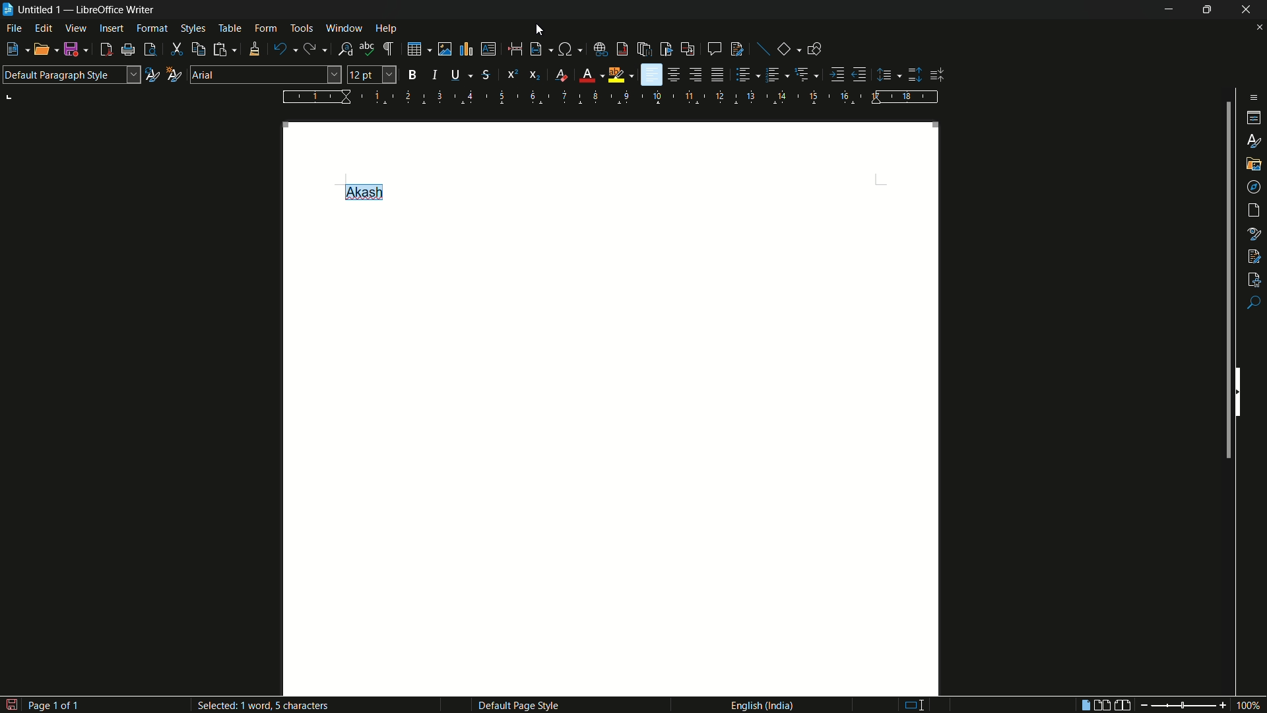 This screenshot has height=713, width=1267. What do you see at coordinates (227, 49) in the screenshot?
I see `paste` at bounding box center [227, 49].